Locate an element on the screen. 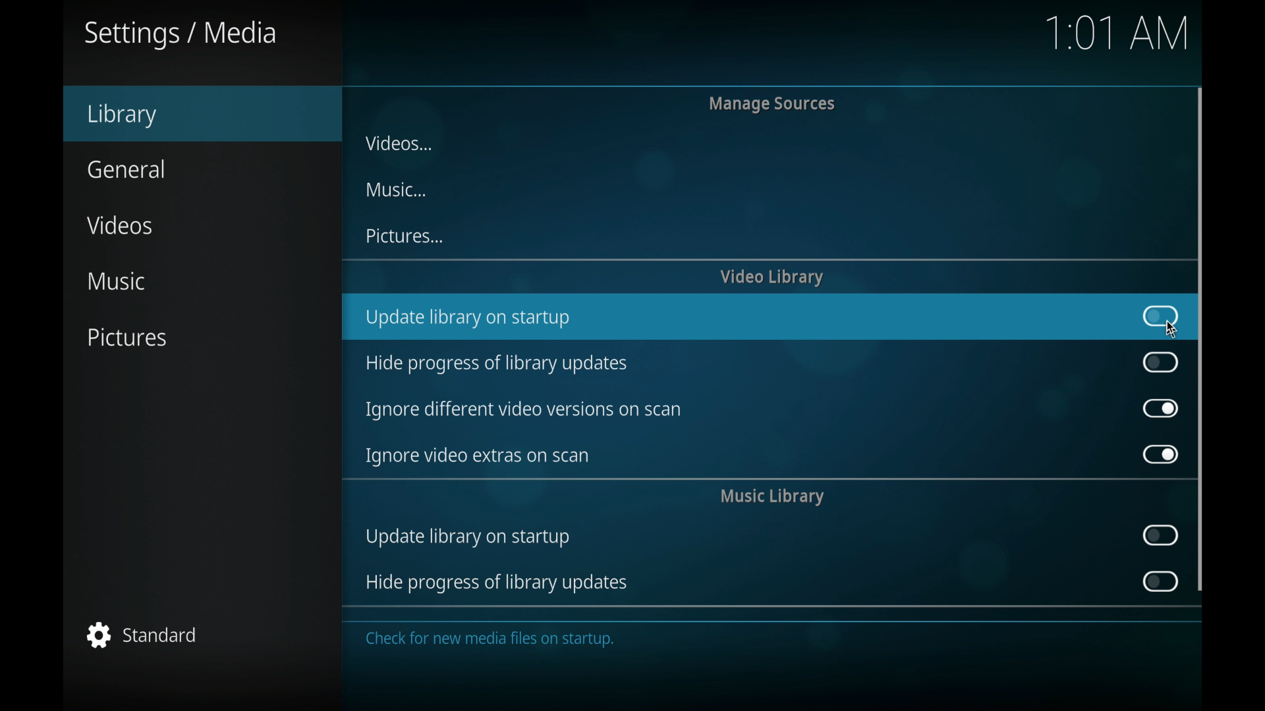  Check for new media files on startup. is located at coordinates (492, 650).